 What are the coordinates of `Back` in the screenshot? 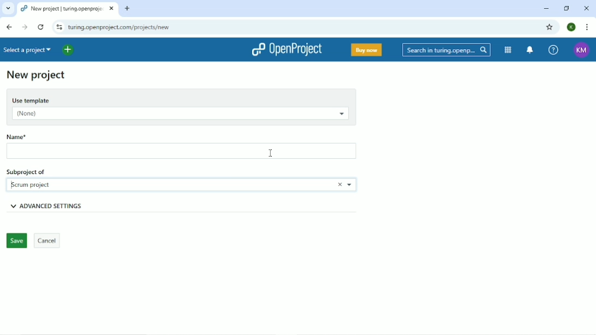 It's located at (9, 27).